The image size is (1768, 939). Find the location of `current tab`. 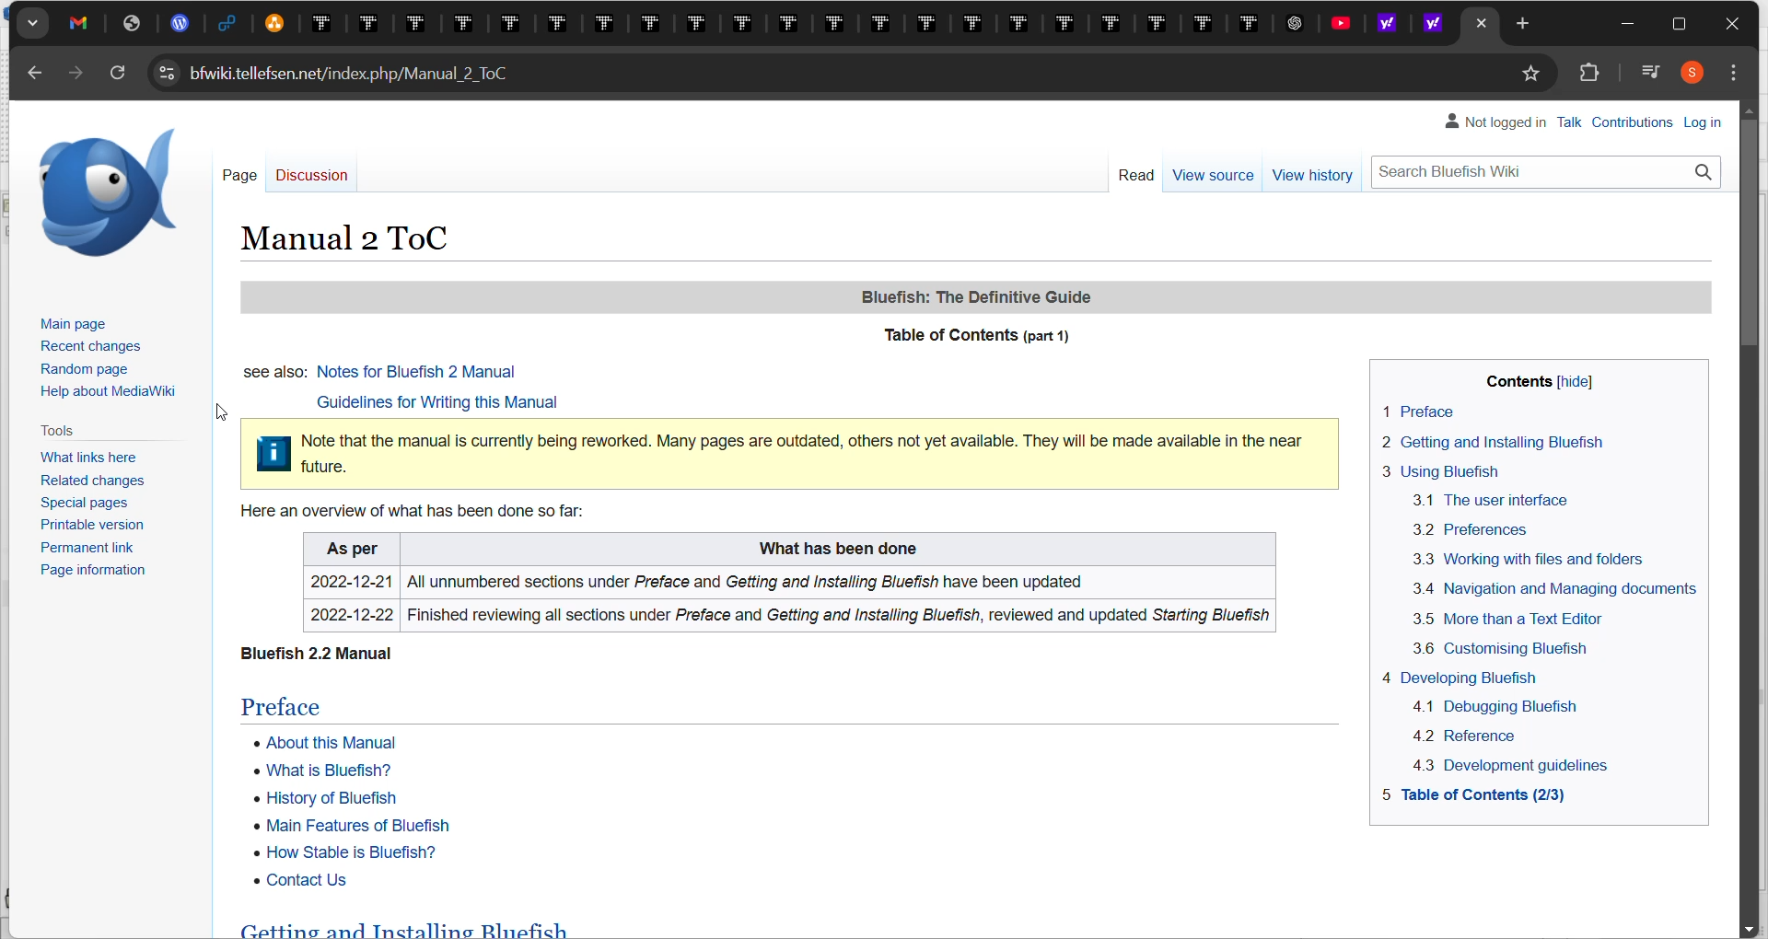

current tab is located at coordinates (1480, 24).